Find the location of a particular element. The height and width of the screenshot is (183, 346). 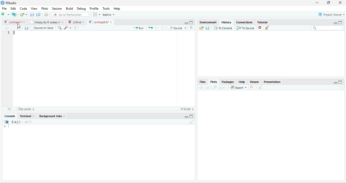

Open an existing file is located at coordinates (22, 14).